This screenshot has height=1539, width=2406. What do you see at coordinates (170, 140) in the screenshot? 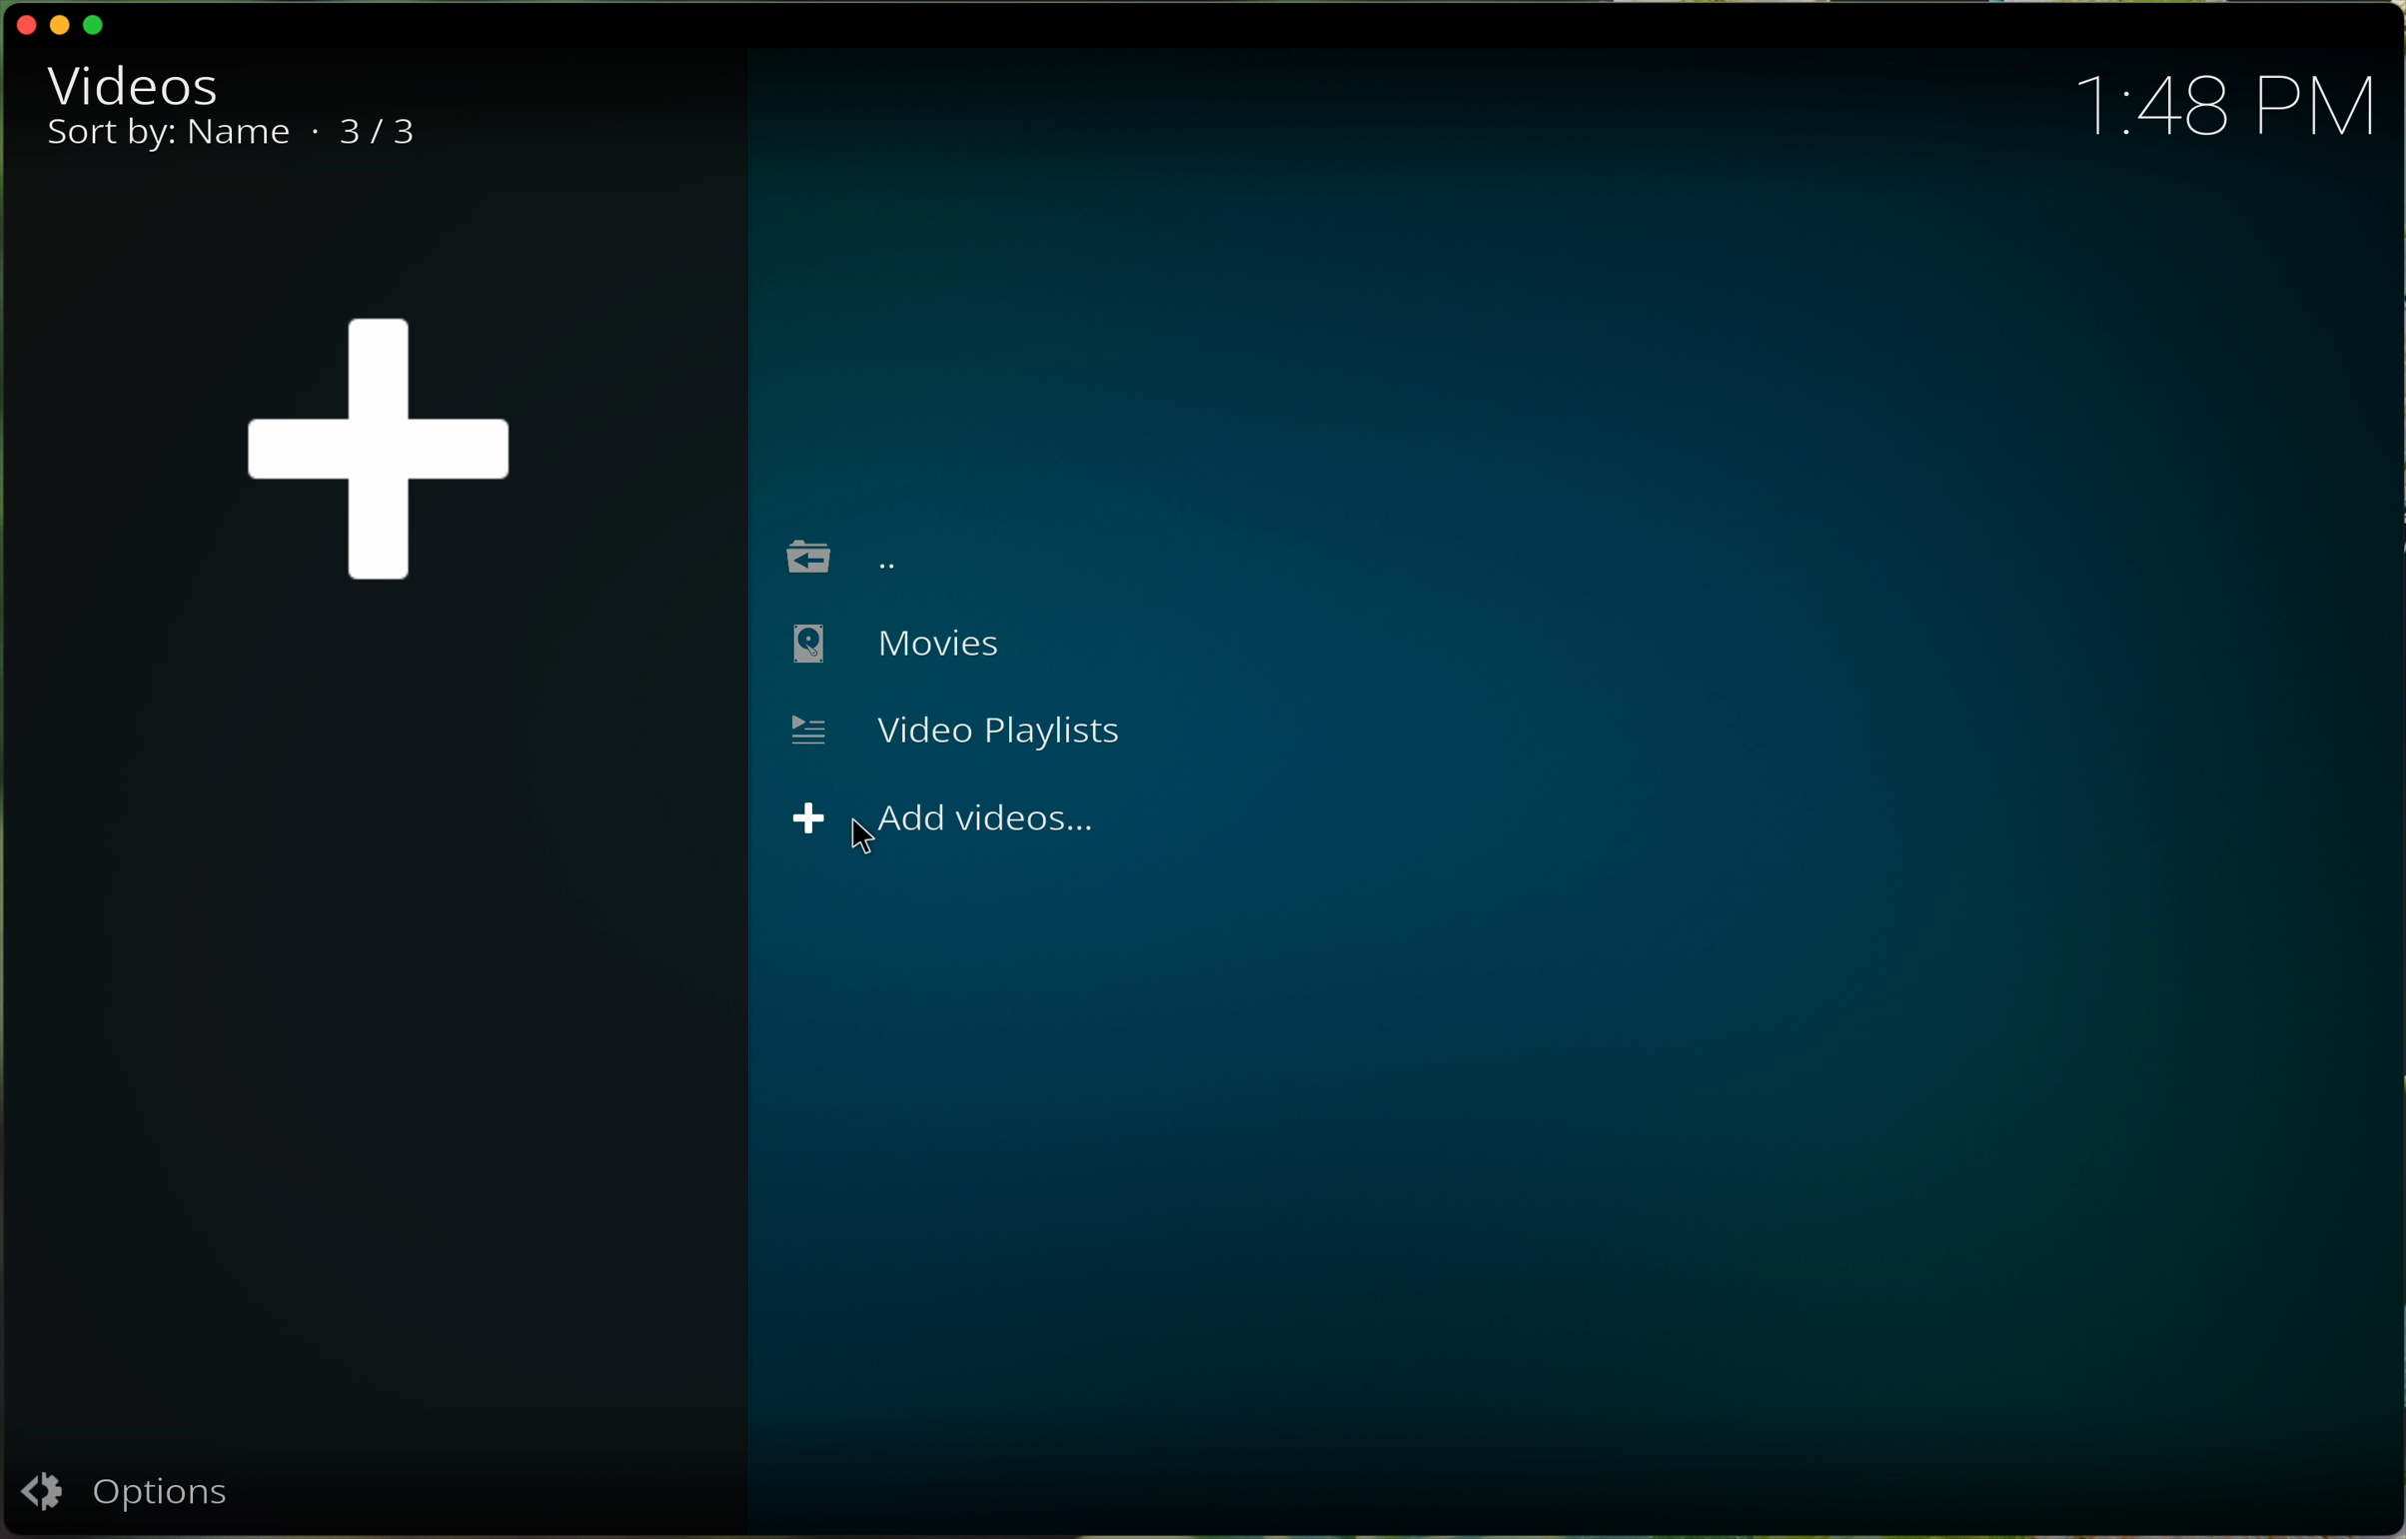
I see `sort by name` at bounding box center [170, 140].